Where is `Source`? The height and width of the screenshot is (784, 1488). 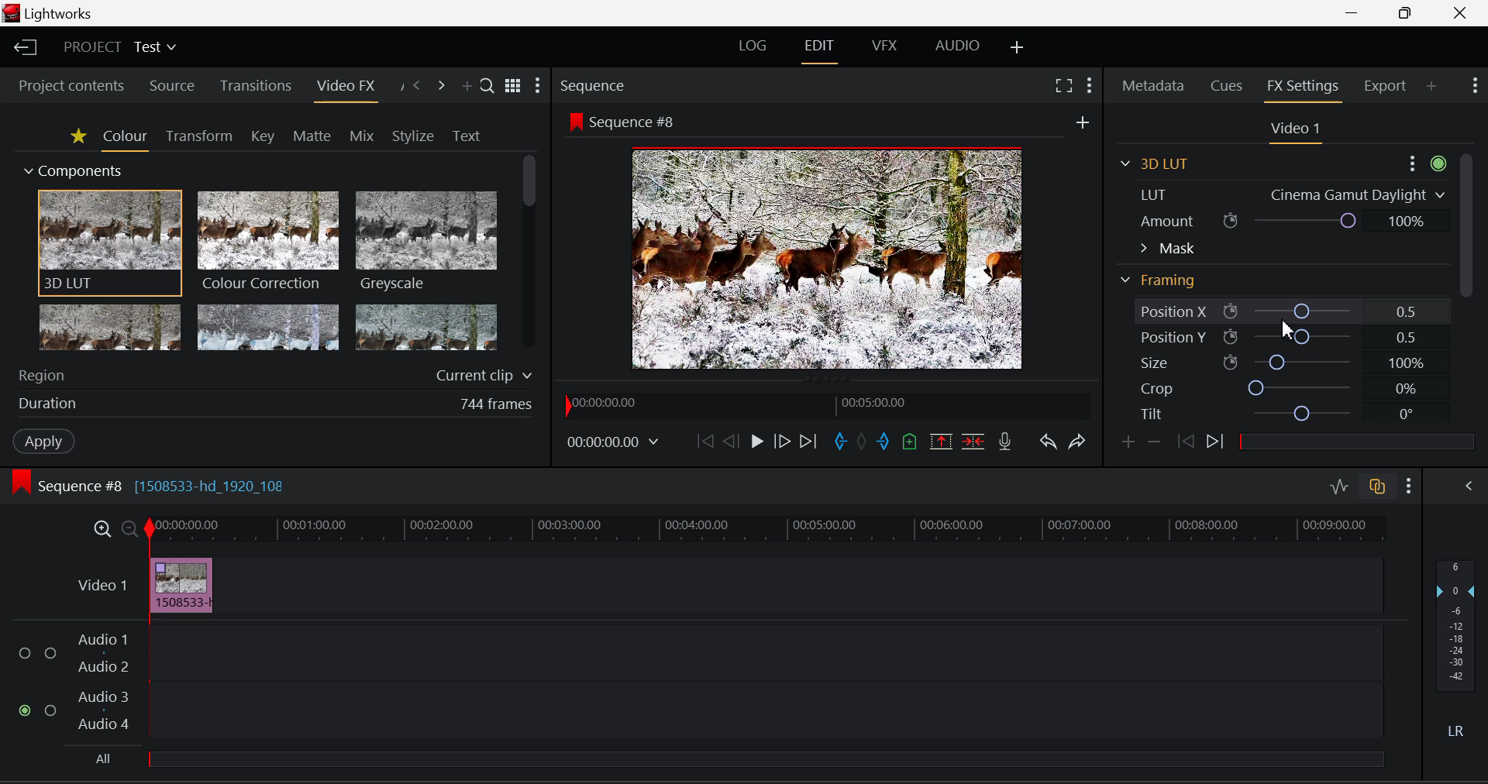 Source is located at coordinates (173, 86).